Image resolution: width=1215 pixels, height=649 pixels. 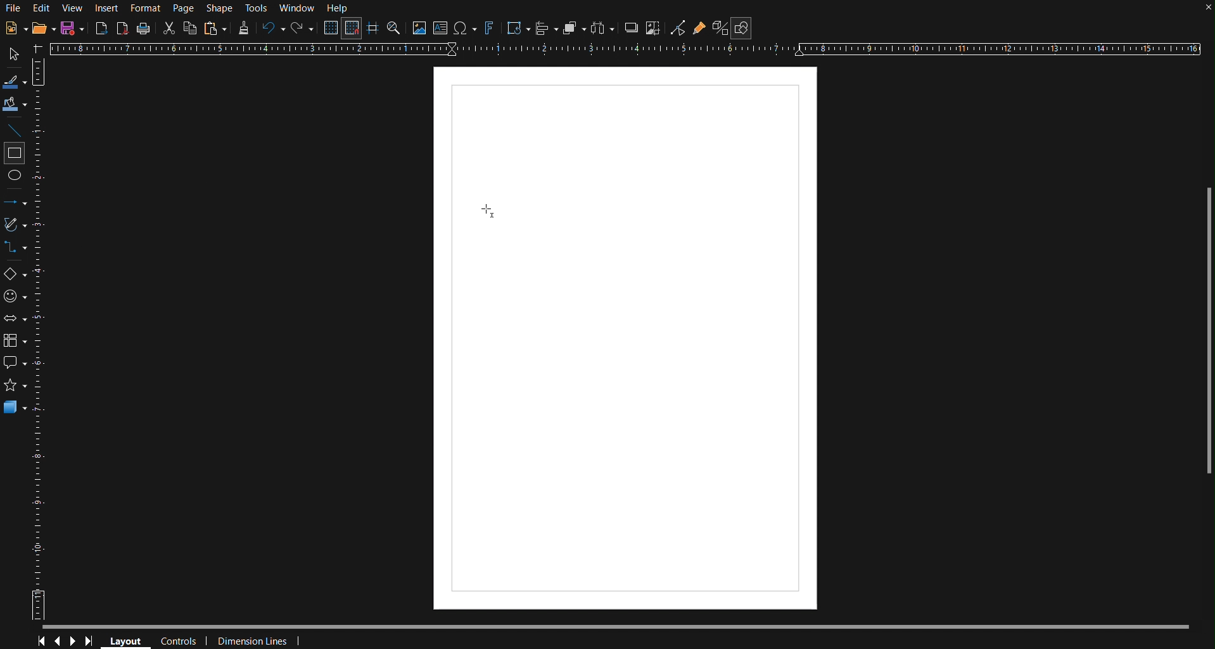 I want to click on Formatting, so click(x=243, y=28).